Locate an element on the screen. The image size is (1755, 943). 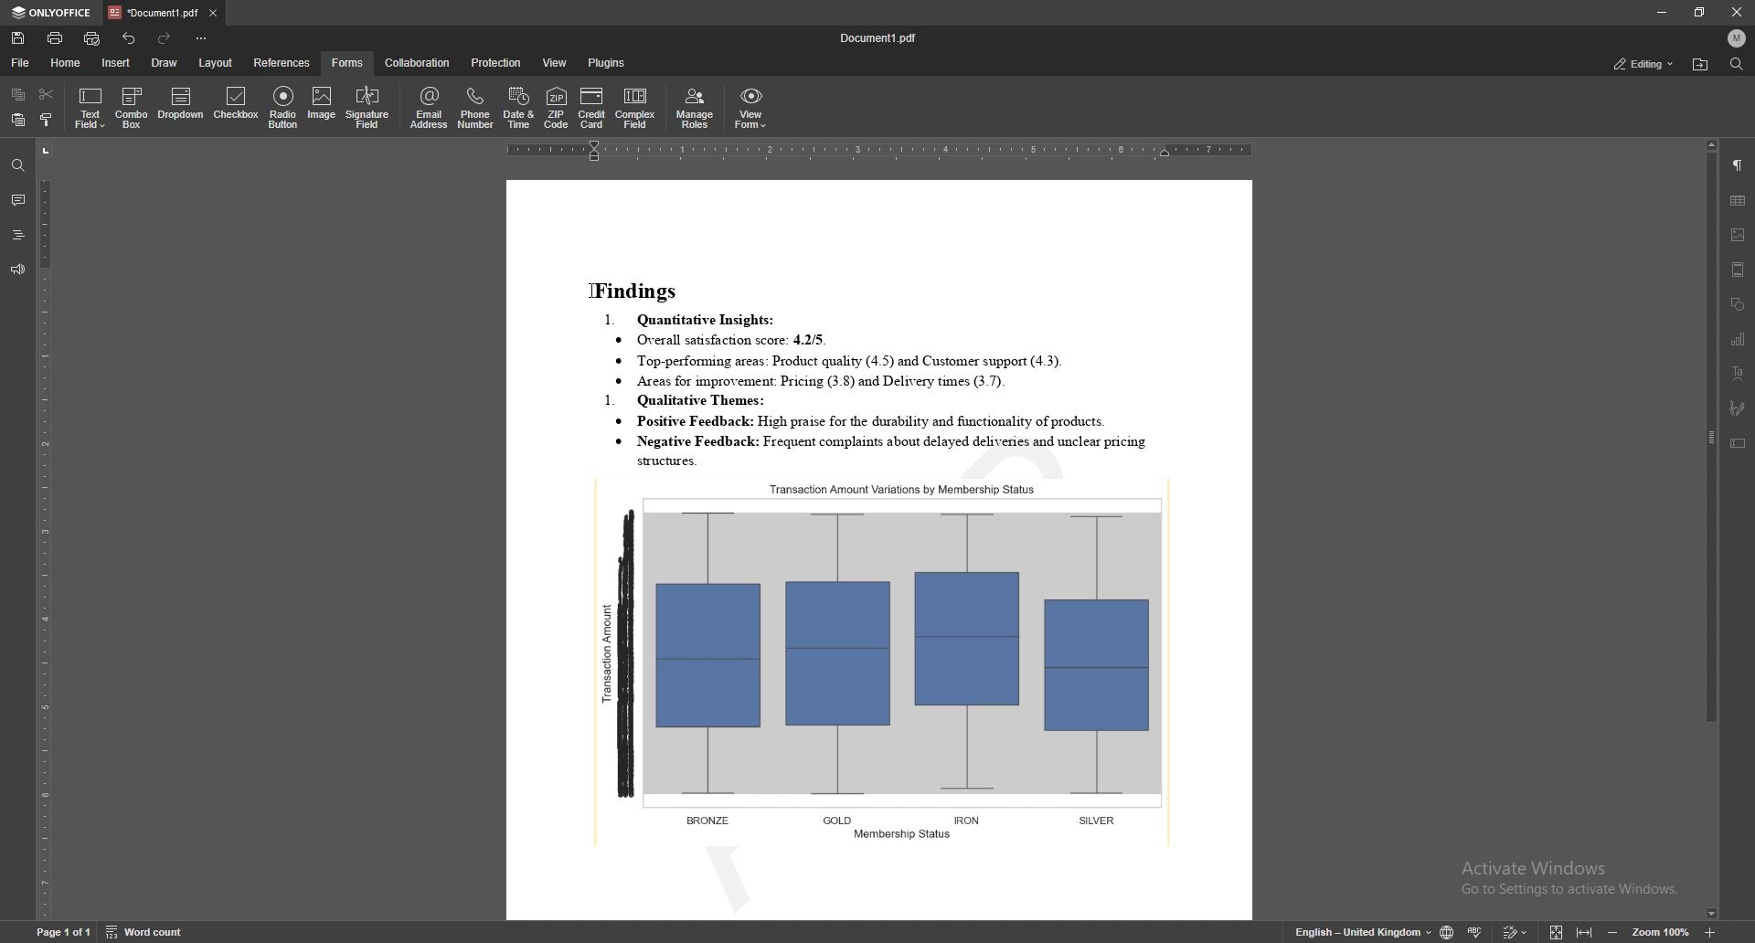
draw is located at coordinates (164, 61).